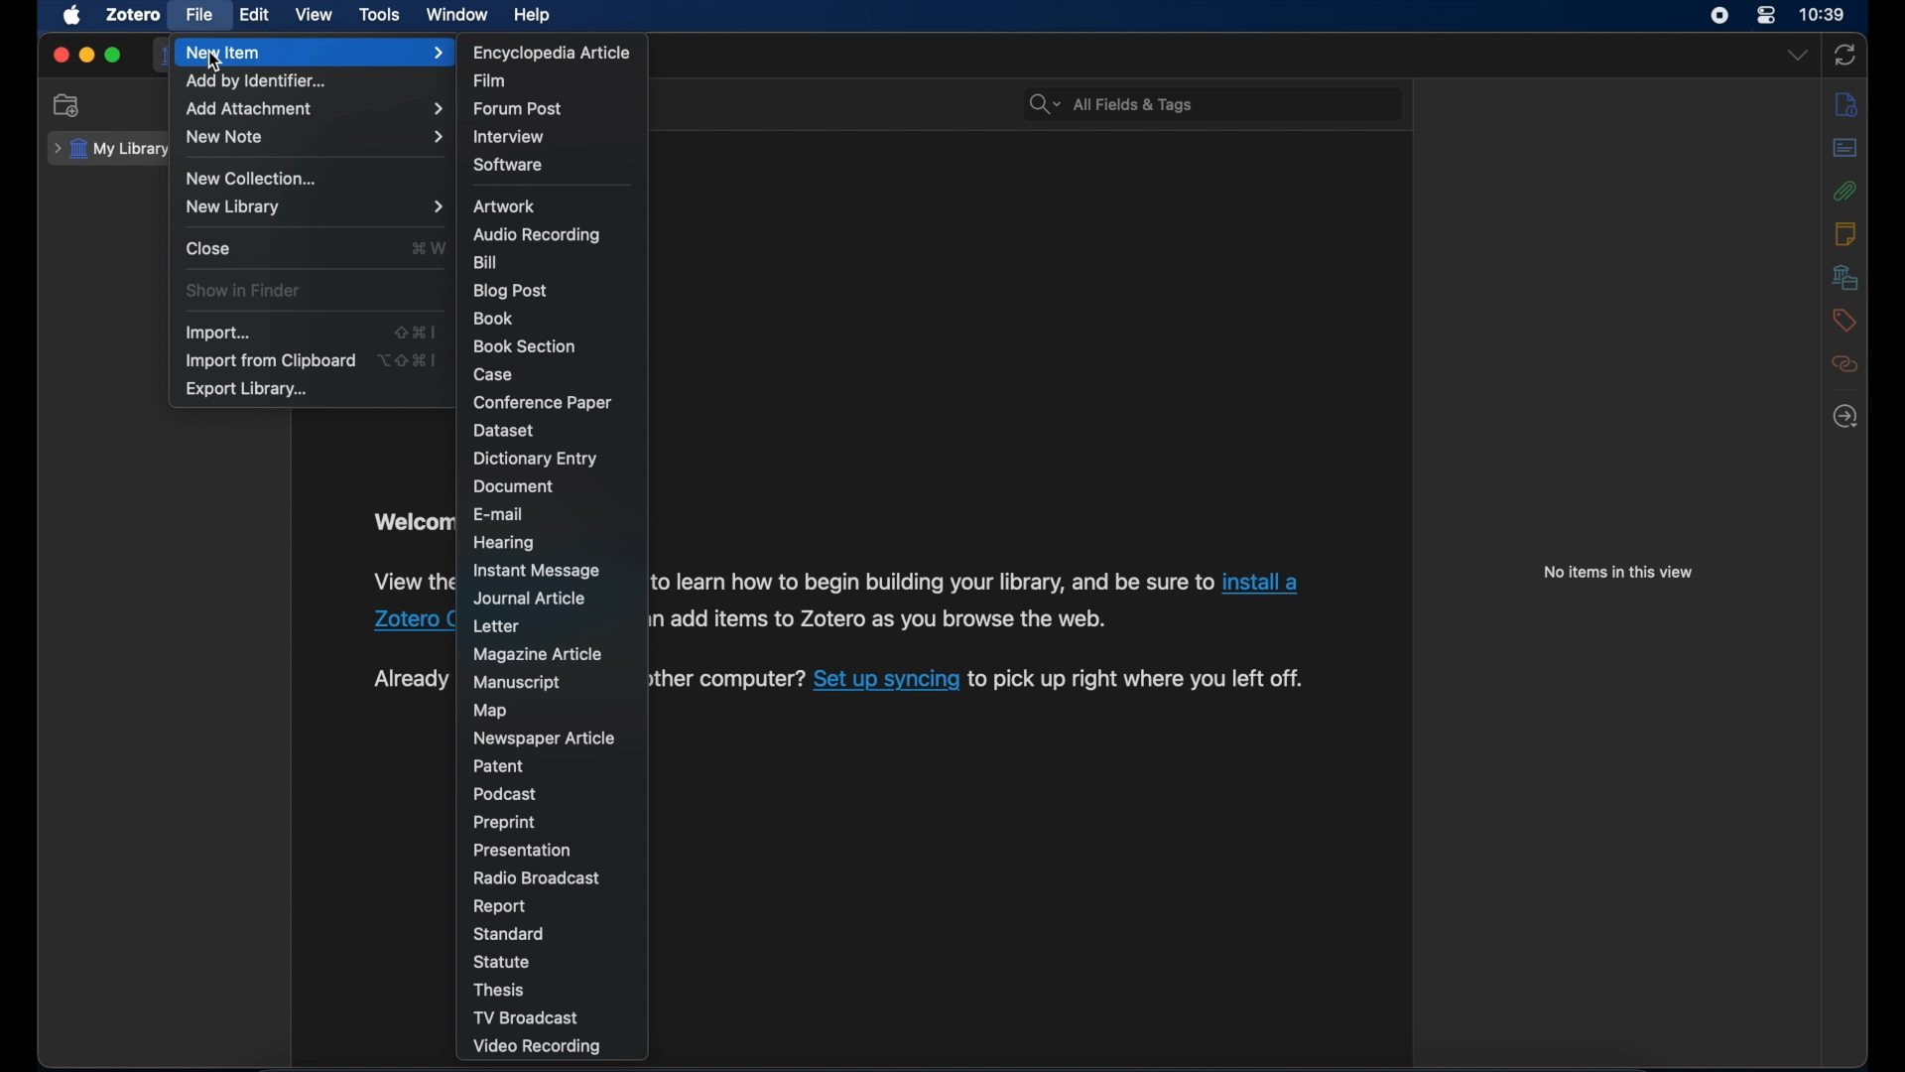 The height and width of the screenshot is (1072, 1905). I want to click on my library, so click(112, 149).